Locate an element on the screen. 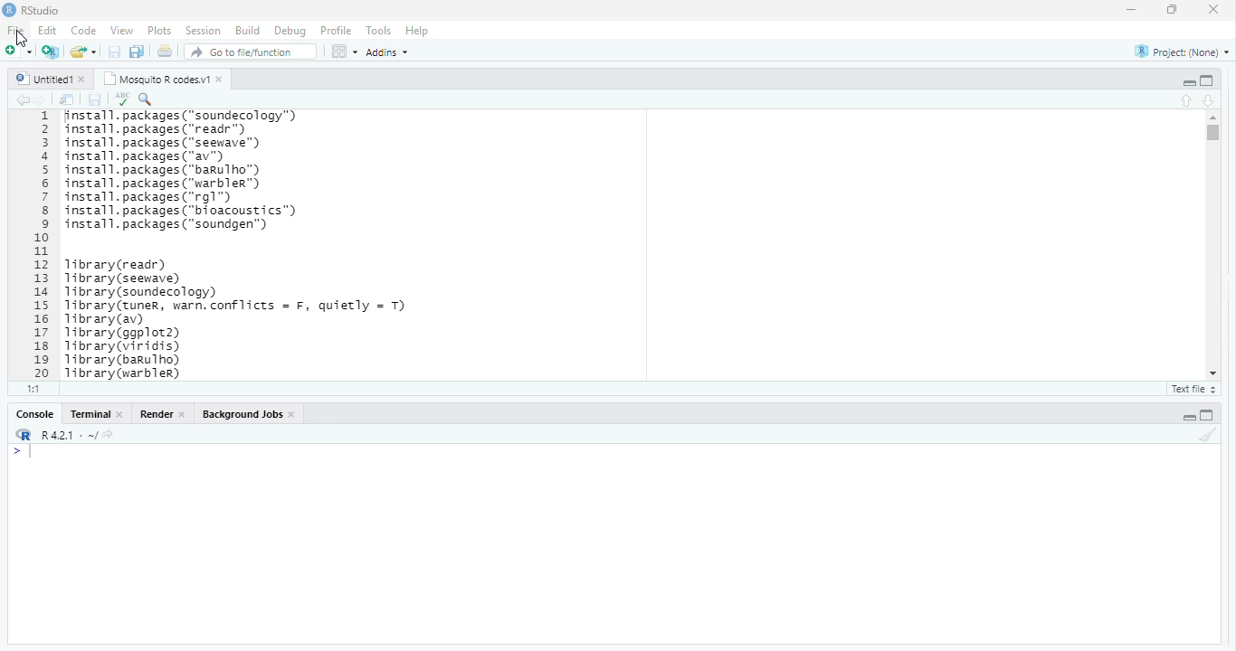  Debug is located at coordinates (292, 32).